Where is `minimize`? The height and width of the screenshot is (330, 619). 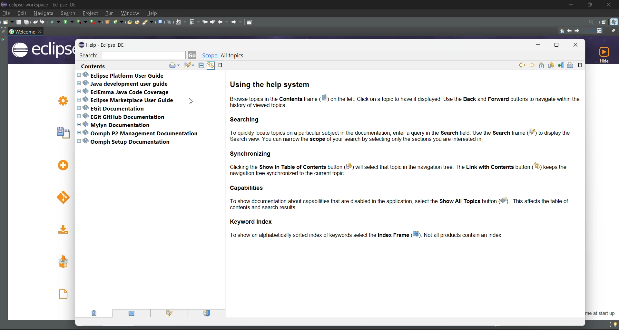 minimize is located at coordinates (539, 46).